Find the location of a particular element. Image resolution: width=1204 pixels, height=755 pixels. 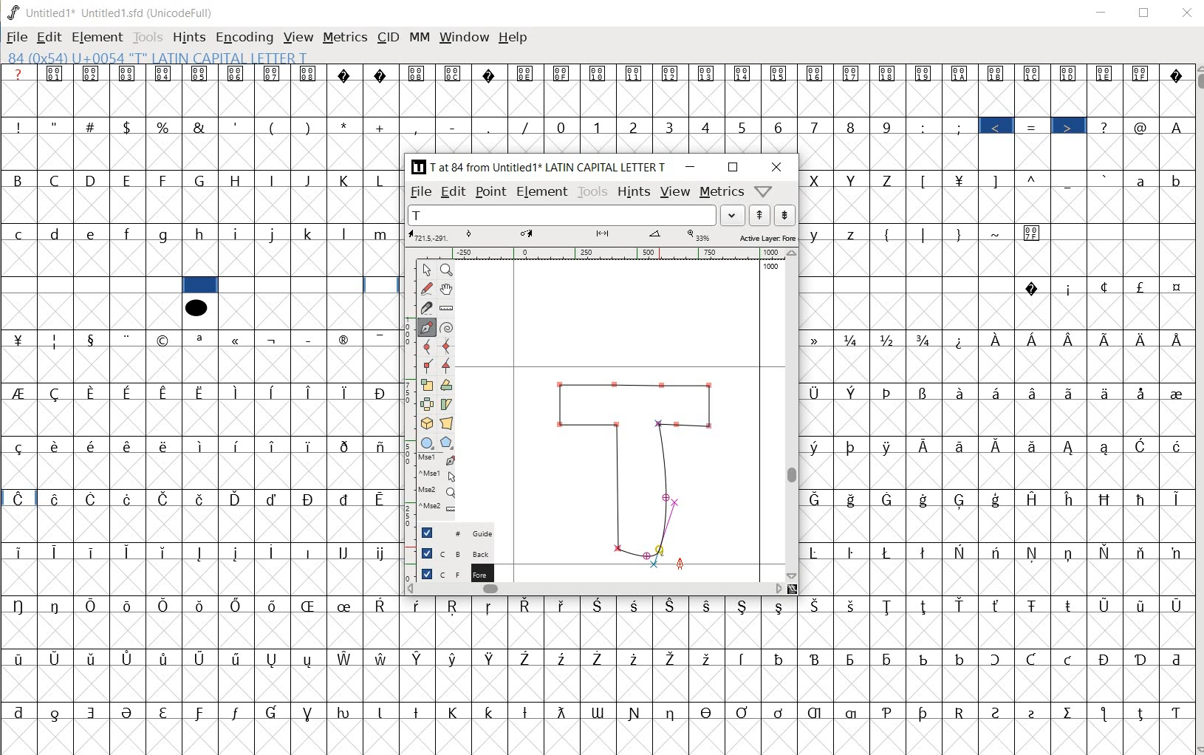

> is located at coordinates (1070, 127).